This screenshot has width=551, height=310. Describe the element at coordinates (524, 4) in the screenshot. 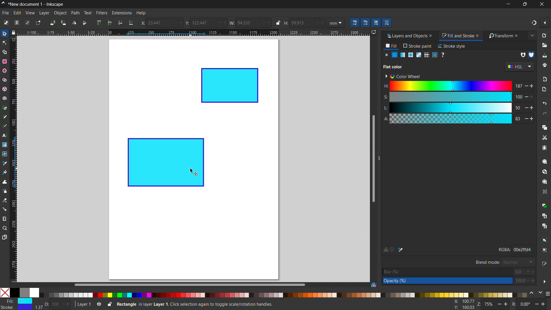

I see `maximize` at that location.